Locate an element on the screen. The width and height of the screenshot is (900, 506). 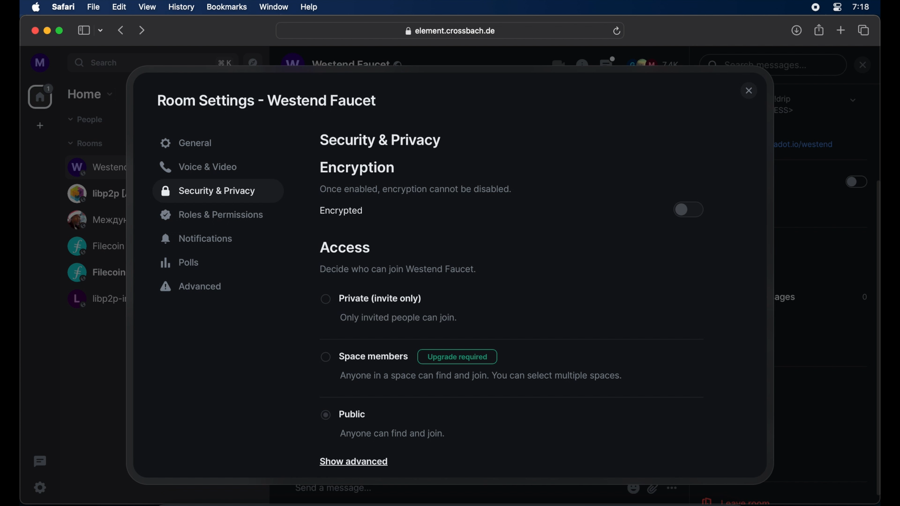
view is located at coordinates (147, 7).